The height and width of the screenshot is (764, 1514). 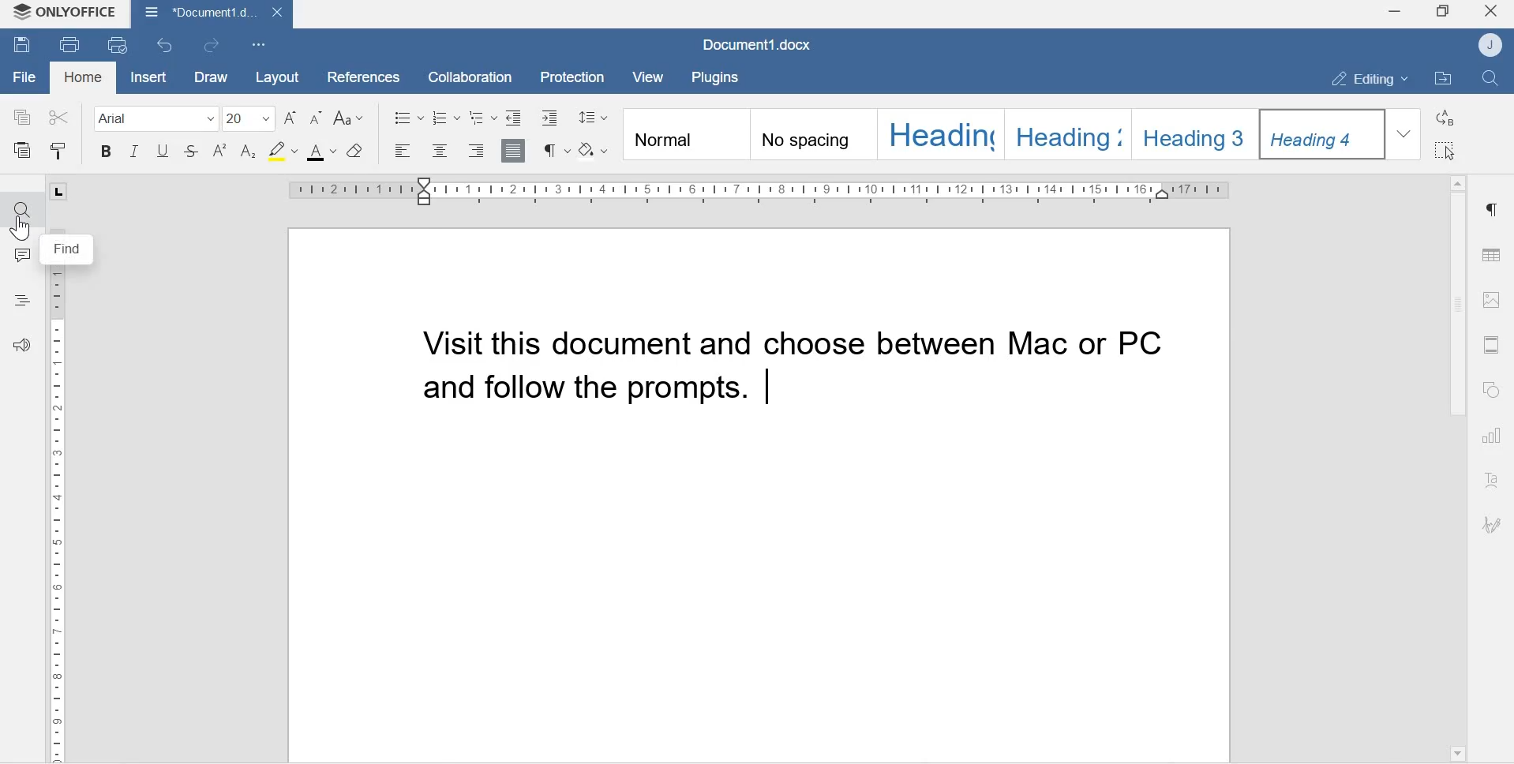 I want to click on File, so click(x=24, y=77).